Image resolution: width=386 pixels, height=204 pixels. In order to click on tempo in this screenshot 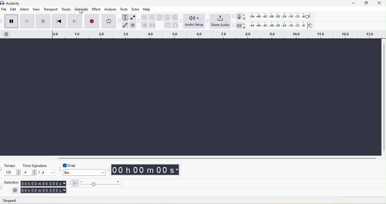, I will do `click(10, 166)`.